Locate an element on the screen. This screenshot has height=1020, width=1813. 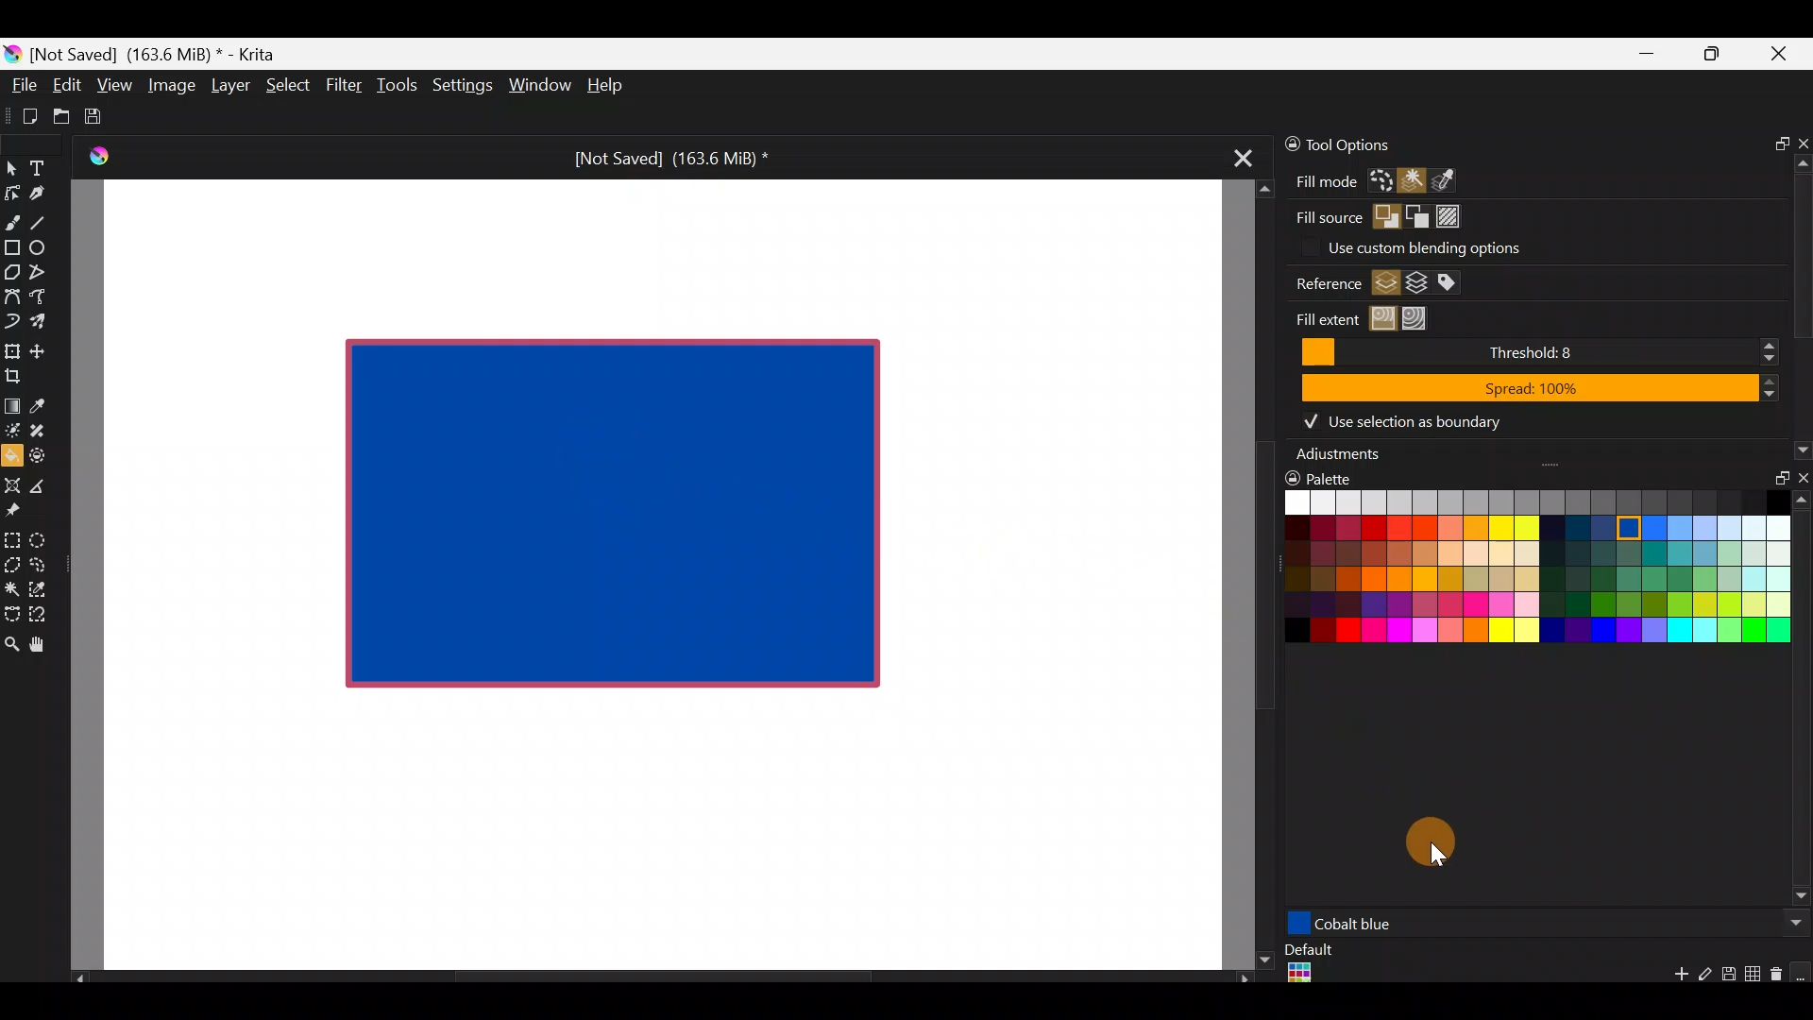
Ellipse tool is located at coordinates (44, 246).